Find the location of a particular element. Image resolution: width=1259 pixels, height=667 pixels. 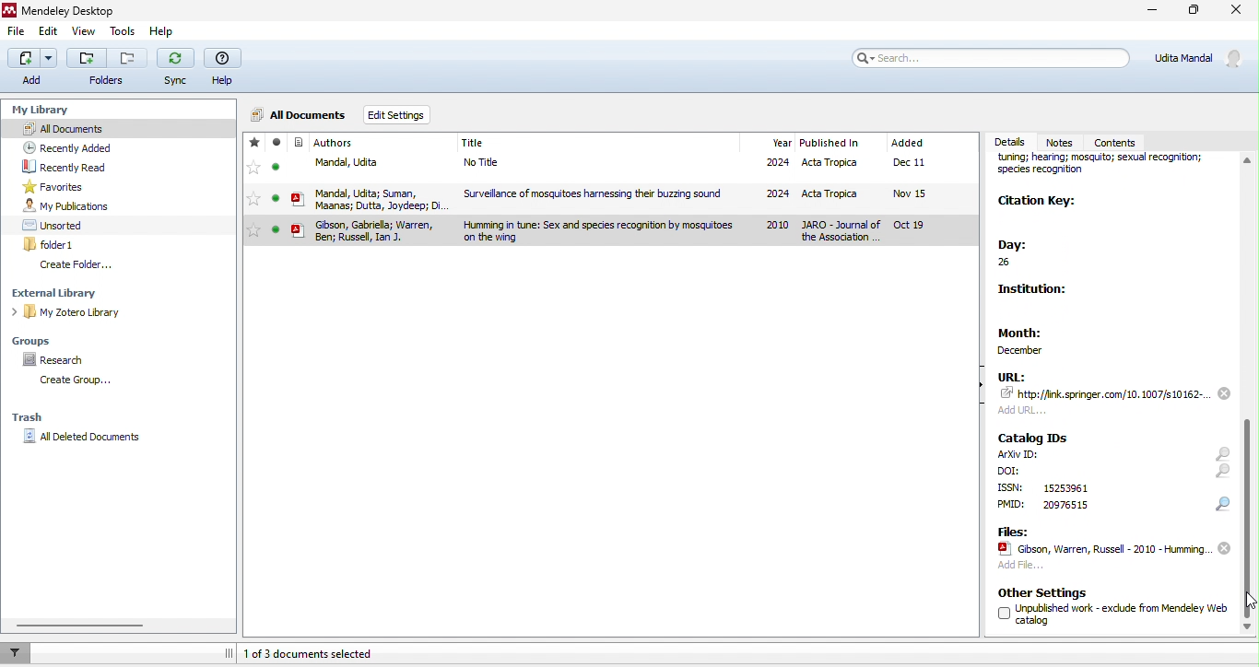

icons is located at coordinates (1223, 479).